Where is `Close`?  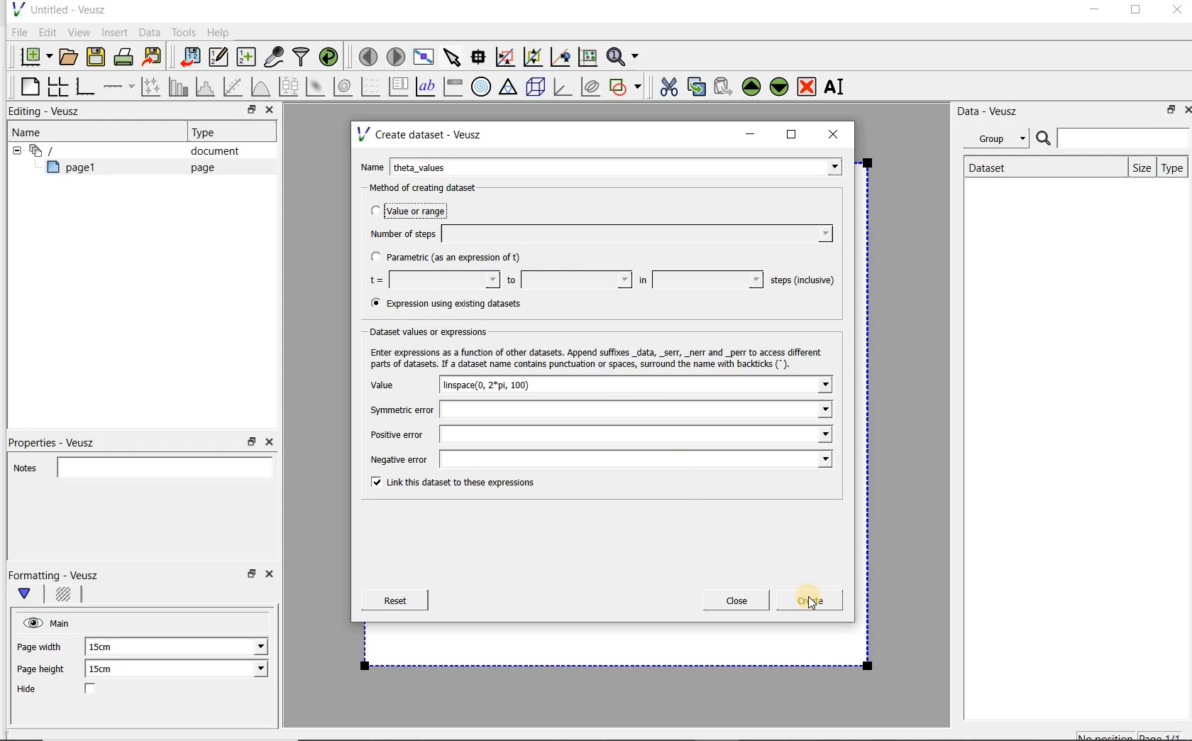
Close is located at coordinates (268, 442).